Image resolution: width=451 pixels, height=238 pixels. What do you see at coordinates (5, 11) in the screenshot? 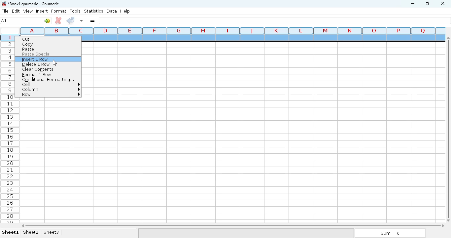
I see `file` at bounding box center [5, 11].